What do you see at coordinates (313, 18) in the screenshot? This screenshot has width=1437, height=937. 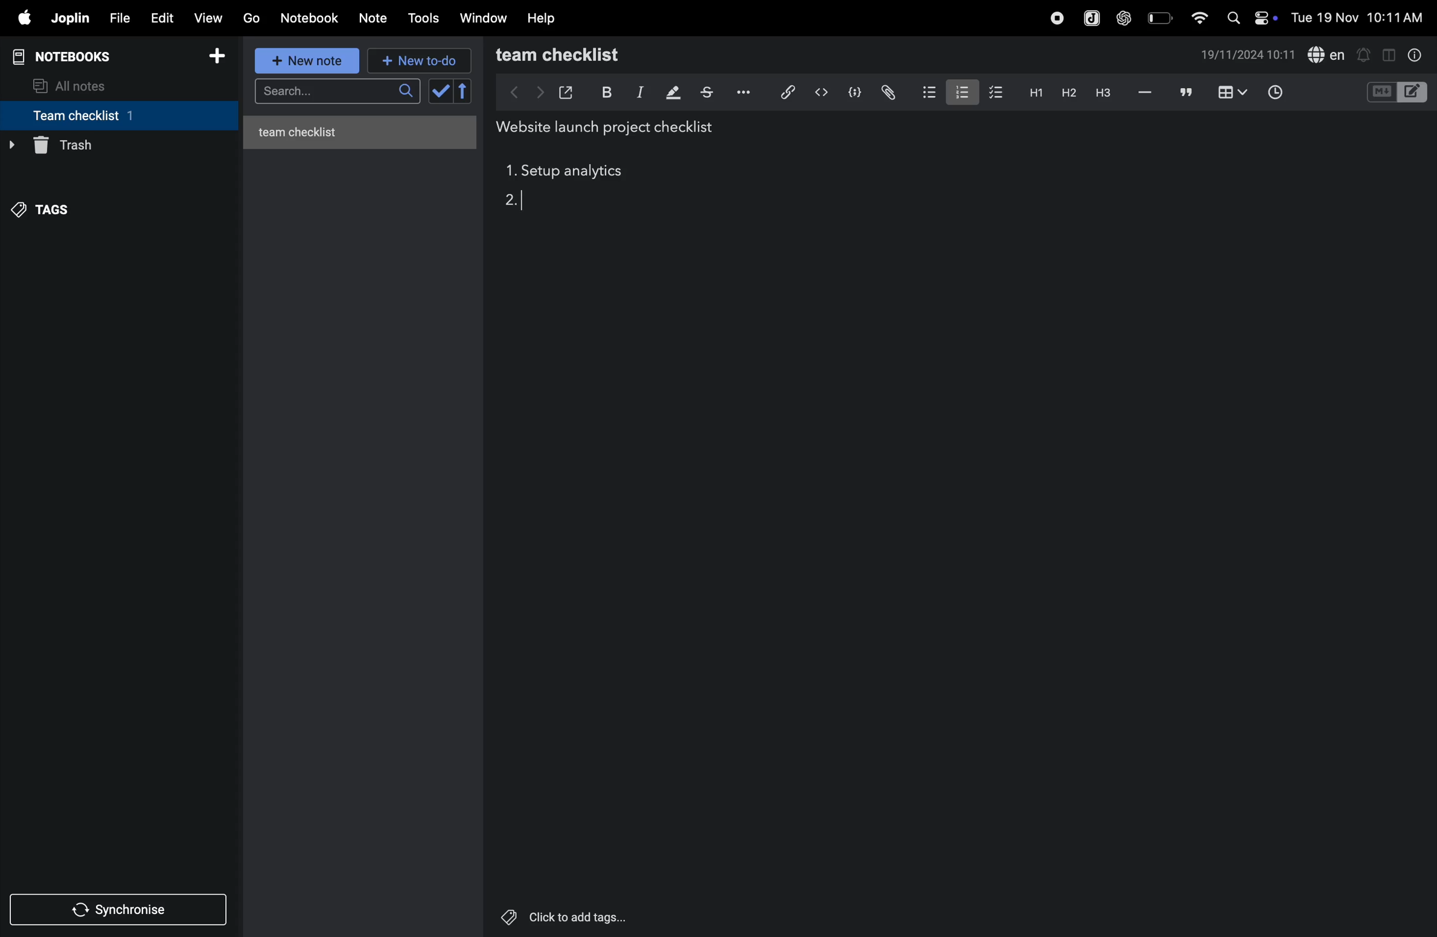 I see `Notebook` at bounding box center [313, 18].